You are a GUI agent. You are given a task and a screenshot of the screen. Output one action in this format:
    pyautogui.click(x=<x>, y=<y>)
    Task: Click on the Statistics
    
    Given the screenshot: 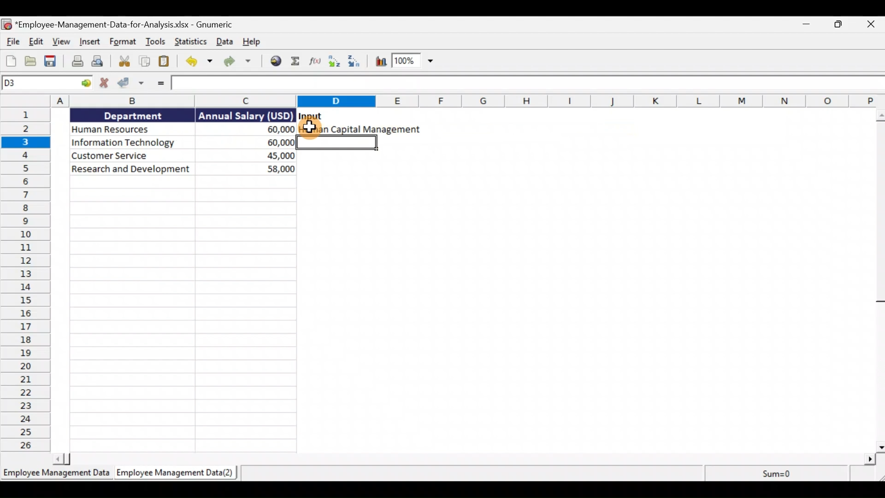 What is the action you would take?
    pyautogui.click(x=192, y=42)
    